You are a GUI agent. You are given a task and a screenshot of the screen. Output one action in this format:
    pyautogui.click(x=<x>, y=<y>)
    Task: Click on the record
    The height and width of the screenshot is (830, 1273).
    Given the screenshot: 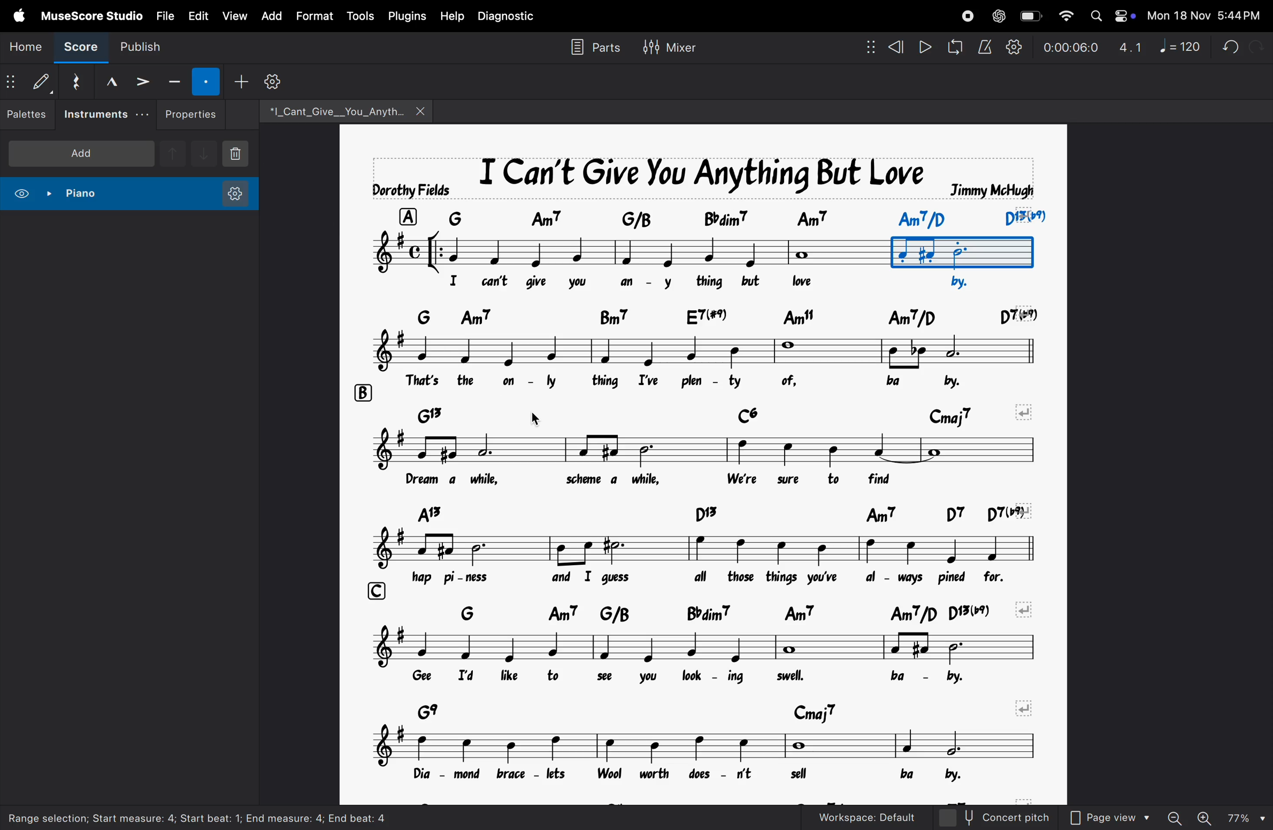 What is the action you would take?
    pyautogui.click(x=966, y=16)
    